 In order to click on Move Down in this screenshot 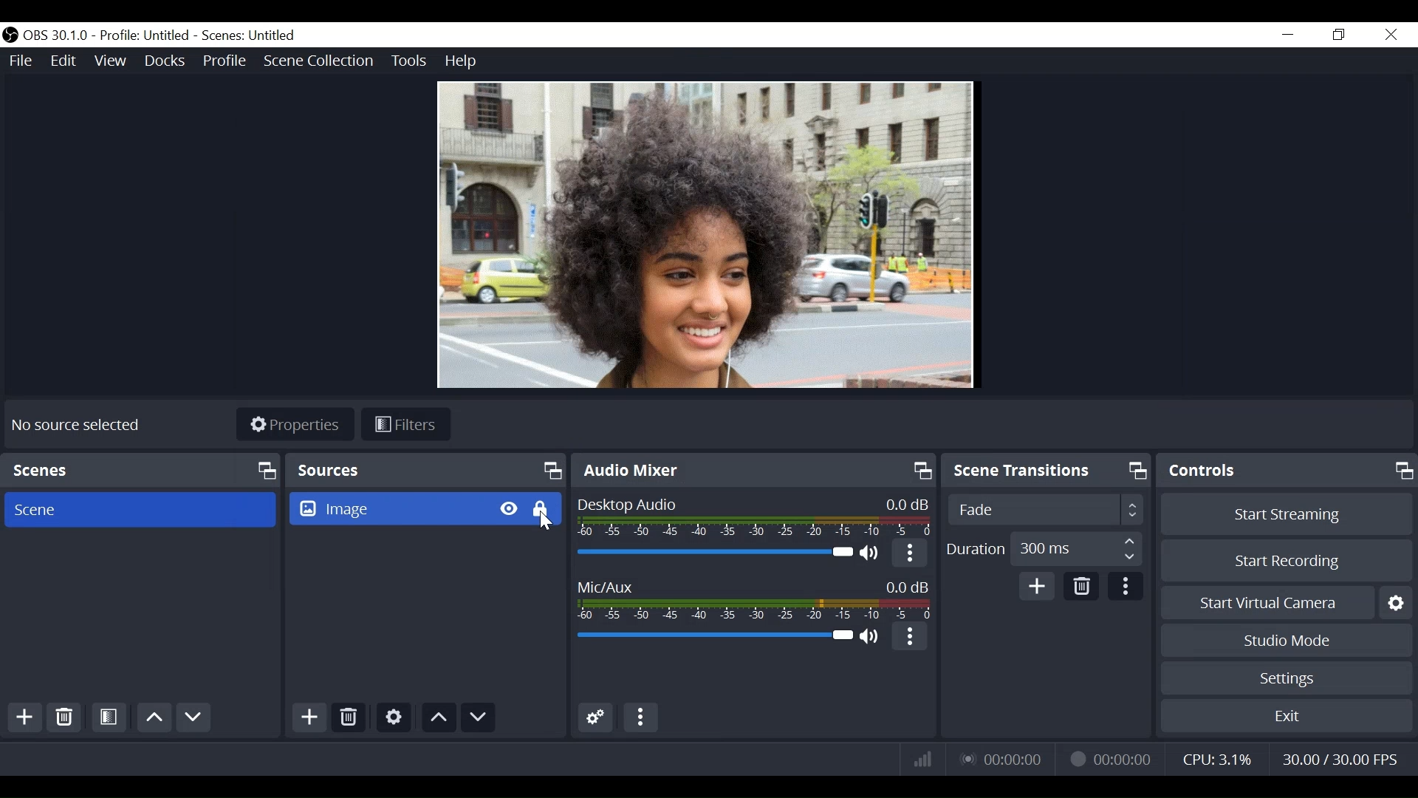, I will do `click(478, 719)`.